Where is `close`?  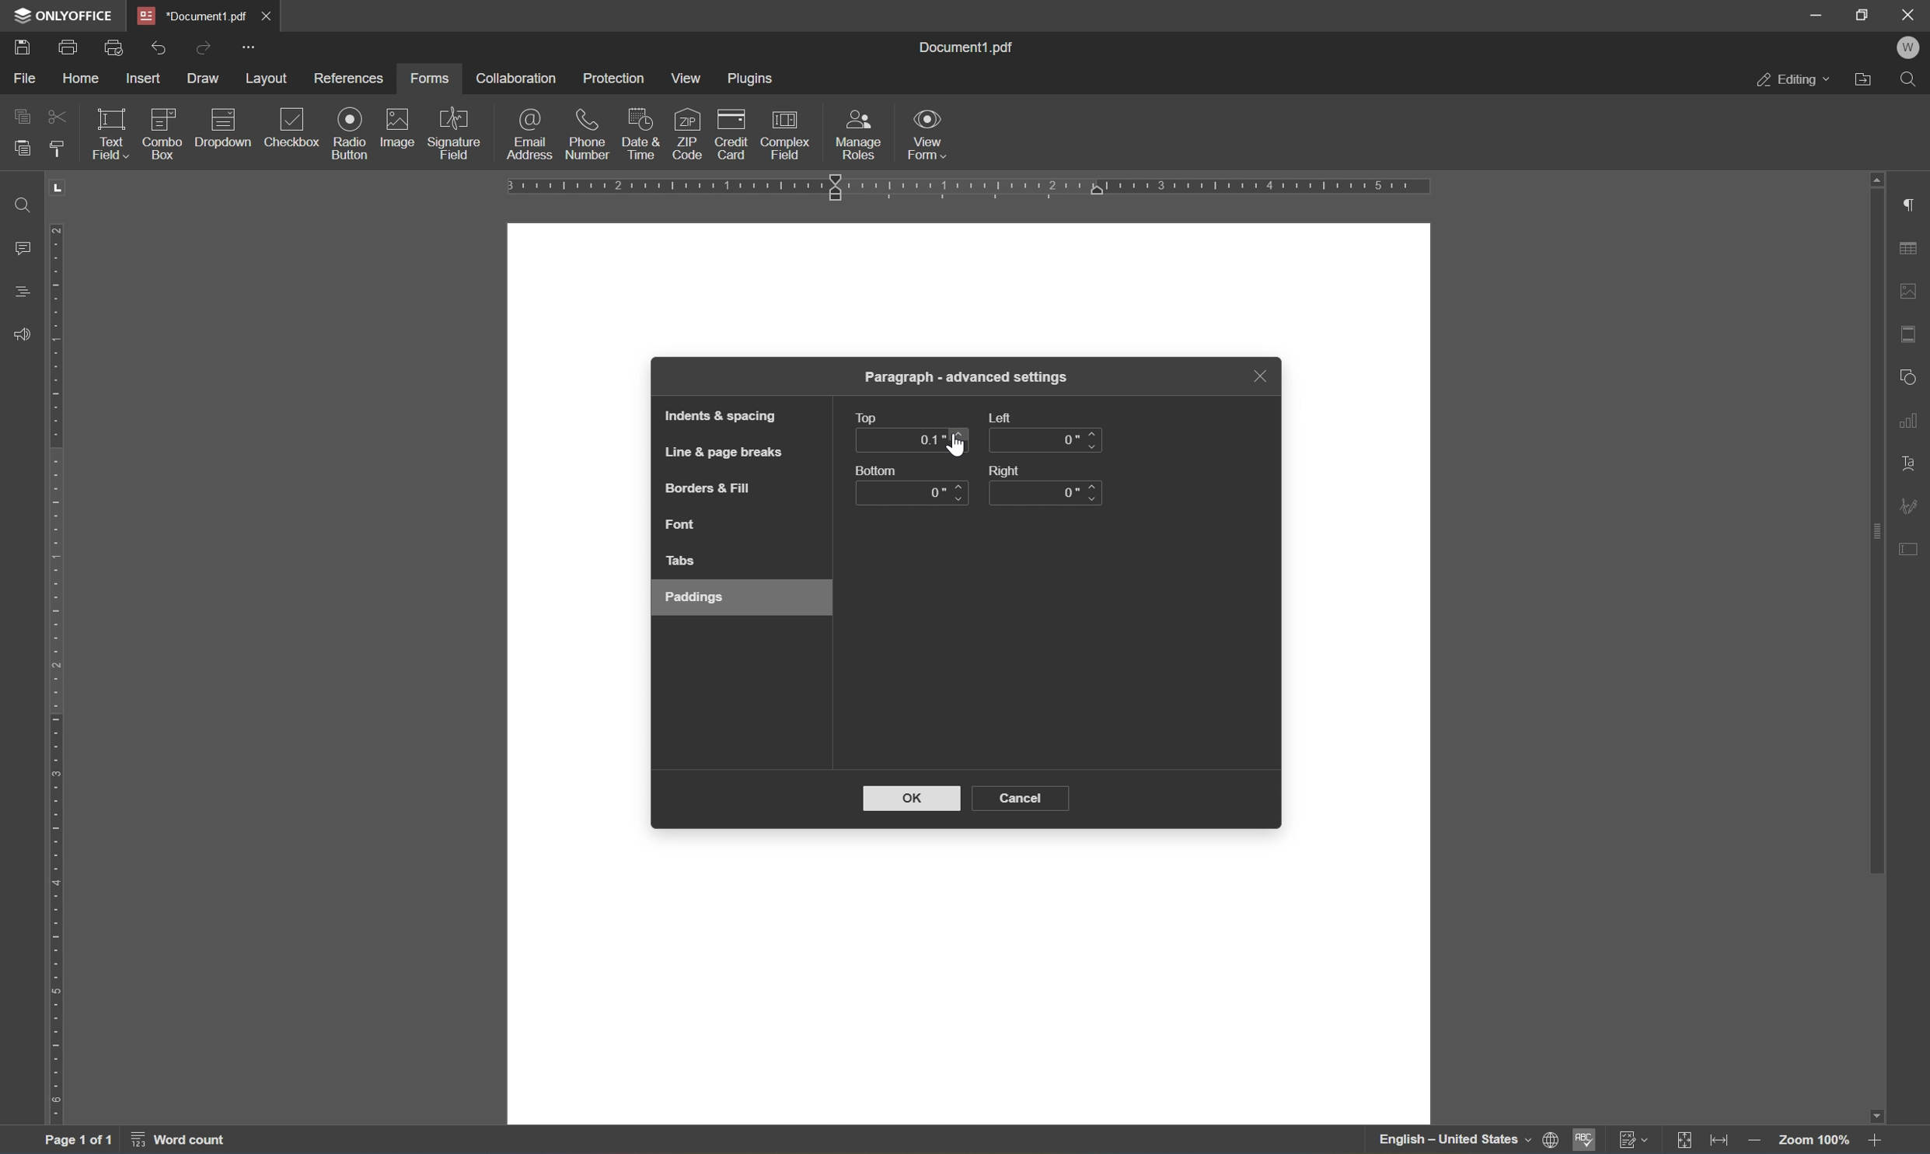
close is located at coordinates (1910, 13).